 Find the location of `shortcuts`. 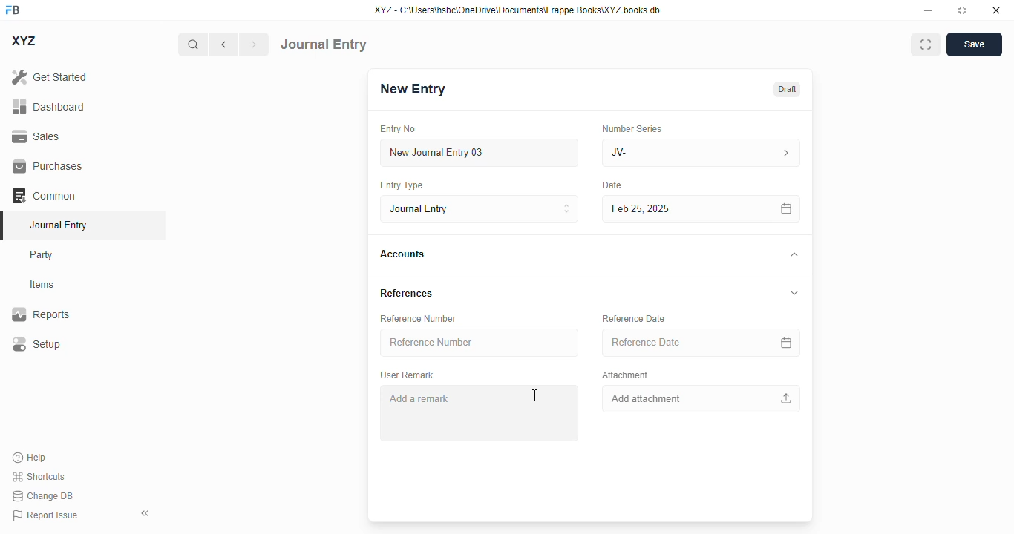

shortcuts is located at coordinates (38, 476).